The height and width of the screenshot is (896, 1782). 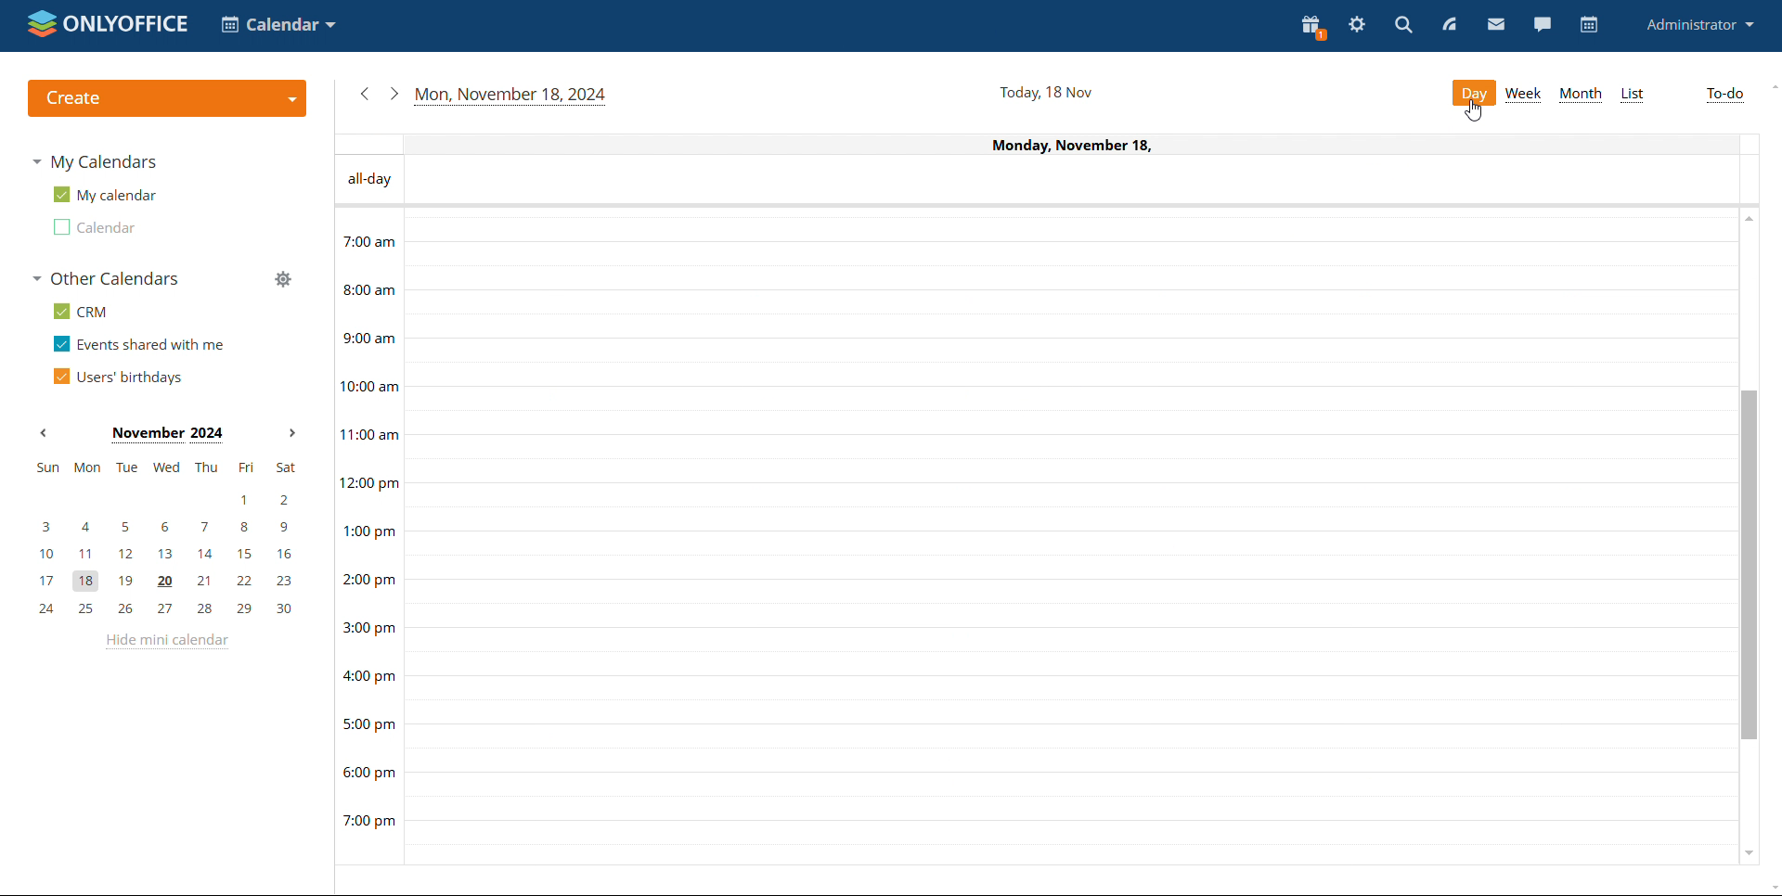 What do you see at coordinates (1080, 180) in the screenshot?
I see `space for all-day events` at bounding box center [1080, 180].